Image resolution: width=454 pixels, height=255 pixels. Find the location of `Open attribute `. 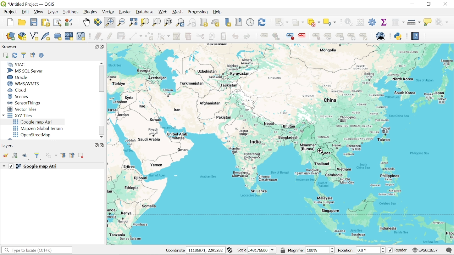

Open attribute  is located at coordinates (398, 23).